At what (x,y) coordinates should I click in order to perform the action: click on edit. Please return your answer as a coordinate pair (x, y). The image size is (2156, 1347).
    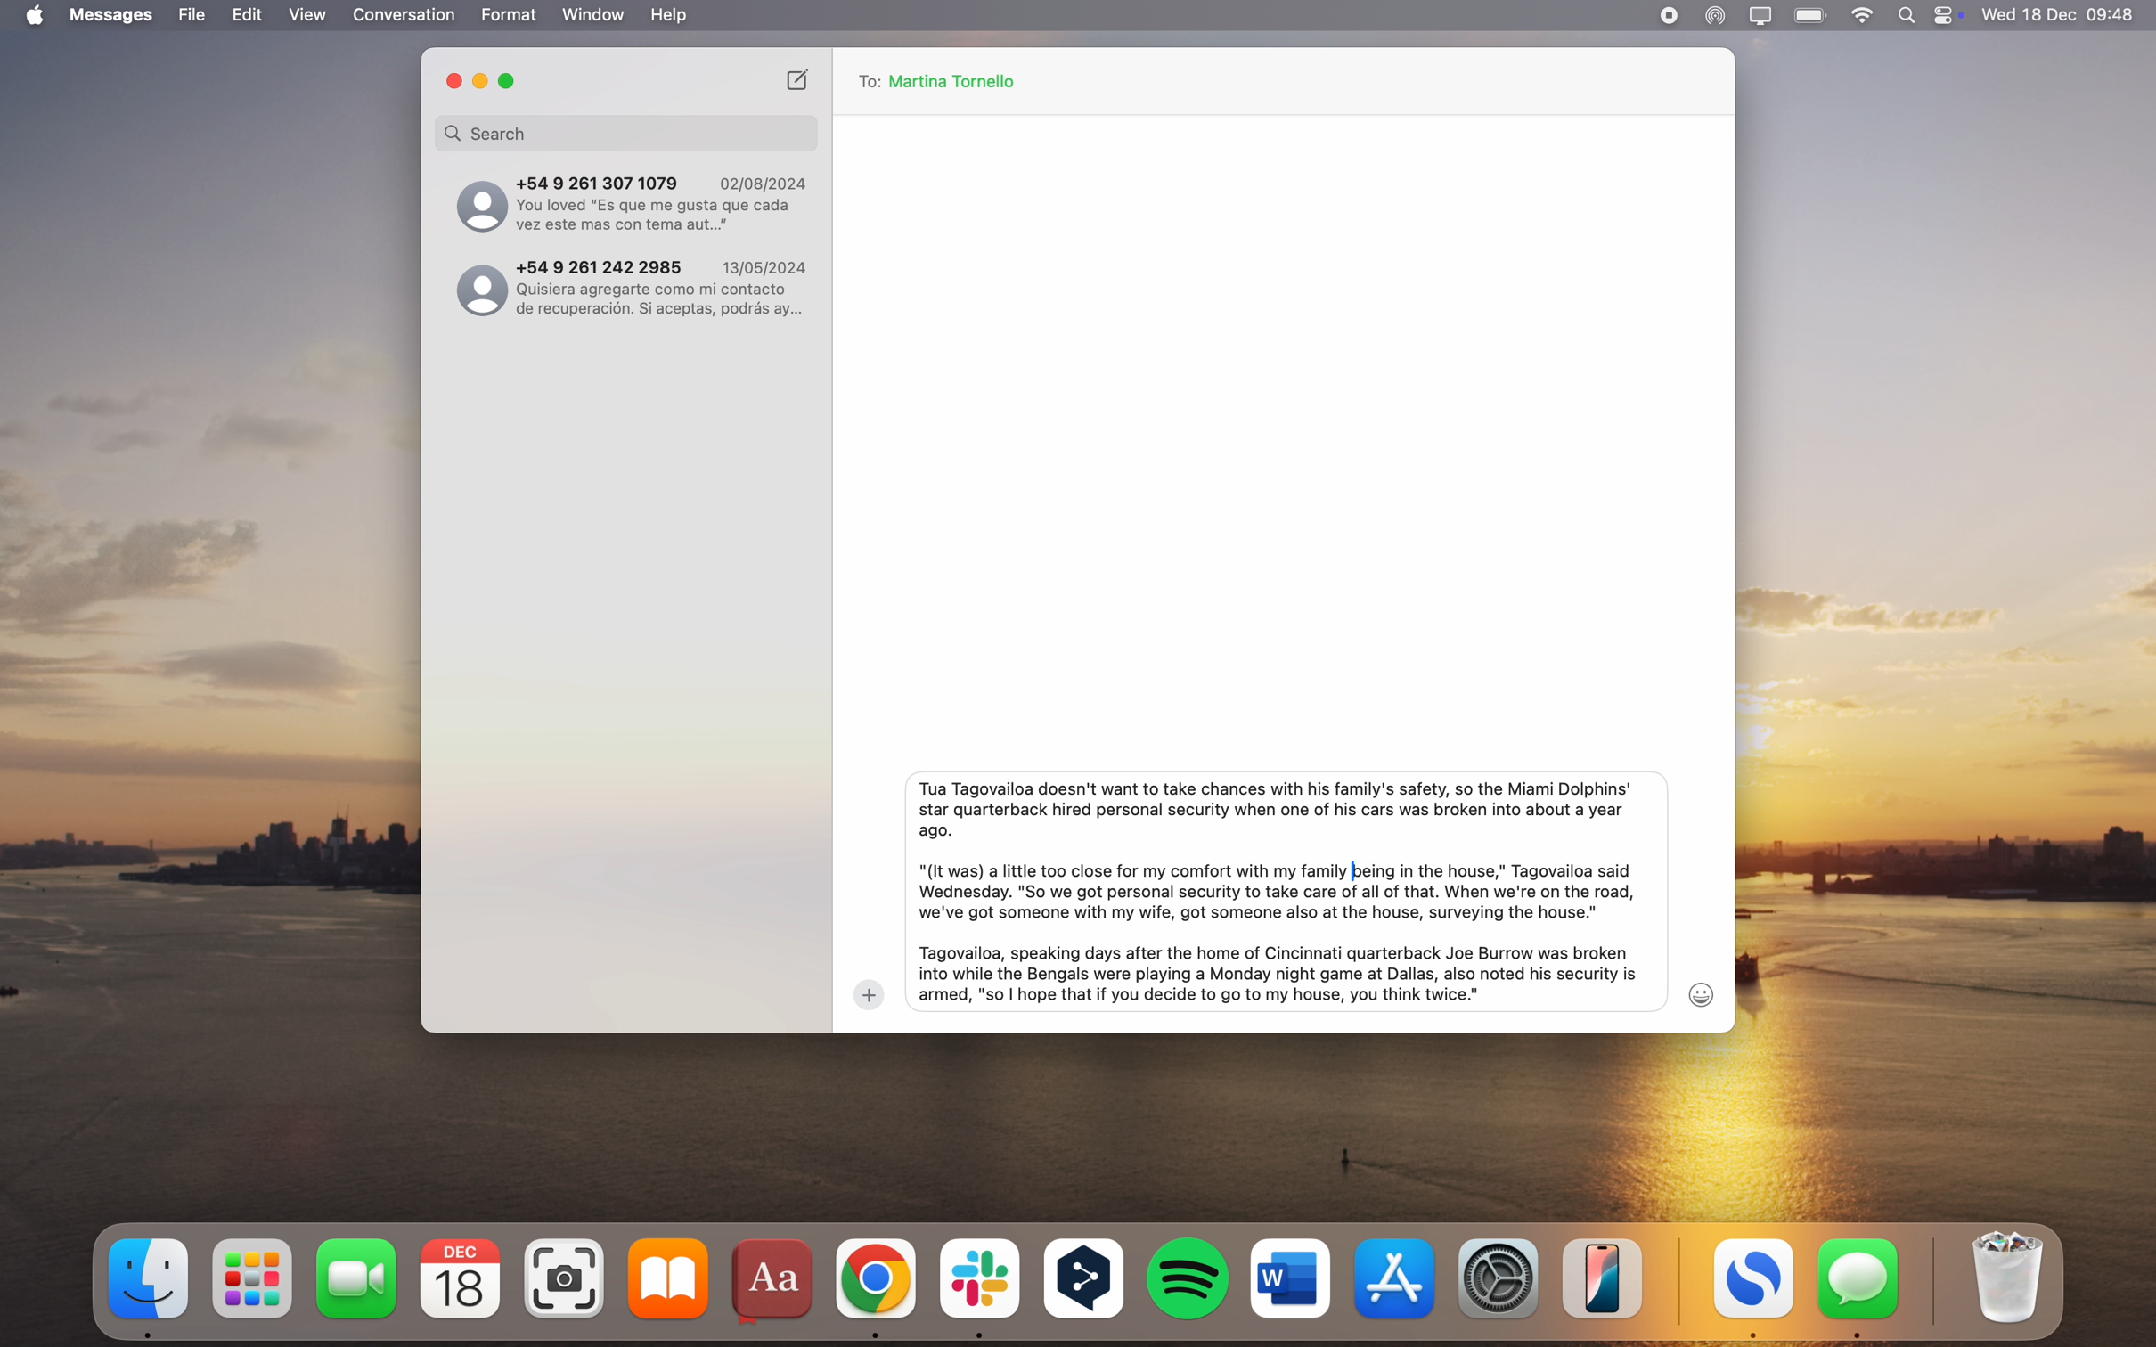
    Looking at the image, I should click on (247, 16).